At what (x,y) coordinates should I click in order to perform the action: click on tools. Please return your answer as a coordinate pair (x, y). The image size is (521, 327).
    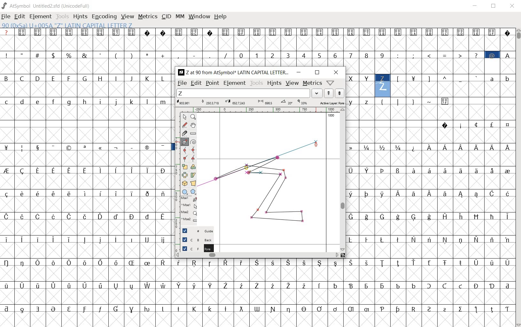
    Looking at the image, I should click on (63, 16).